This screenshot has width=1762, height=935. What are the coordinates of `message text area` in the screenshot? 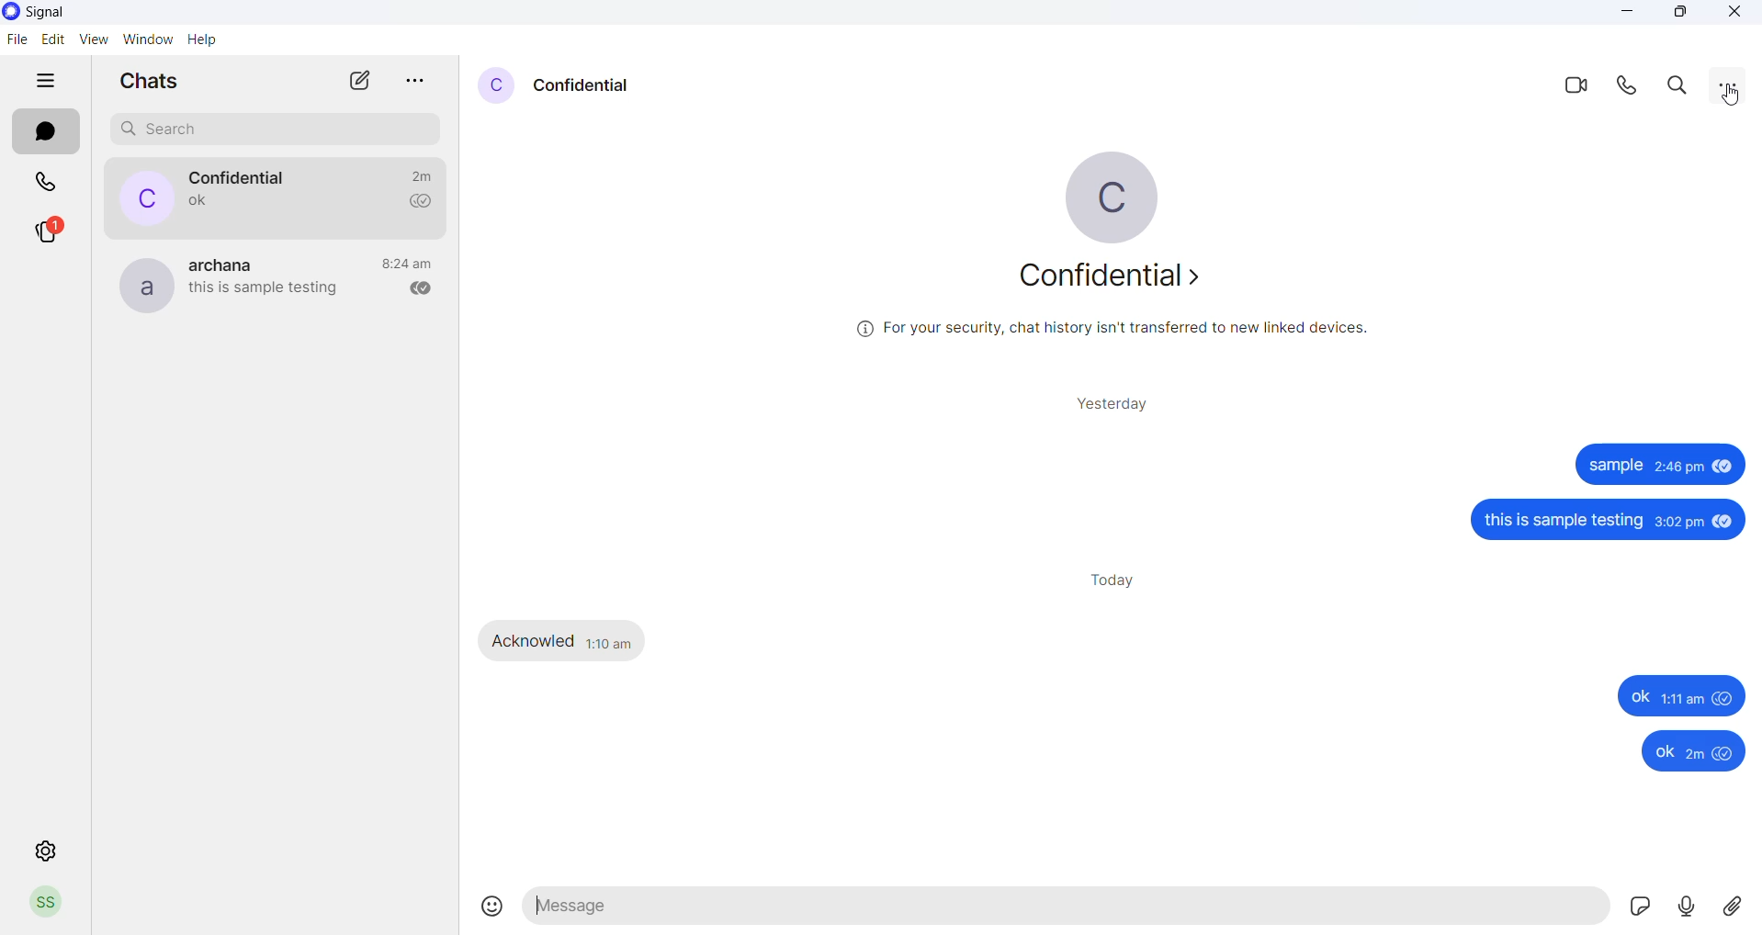 It's located at (1067, 908).